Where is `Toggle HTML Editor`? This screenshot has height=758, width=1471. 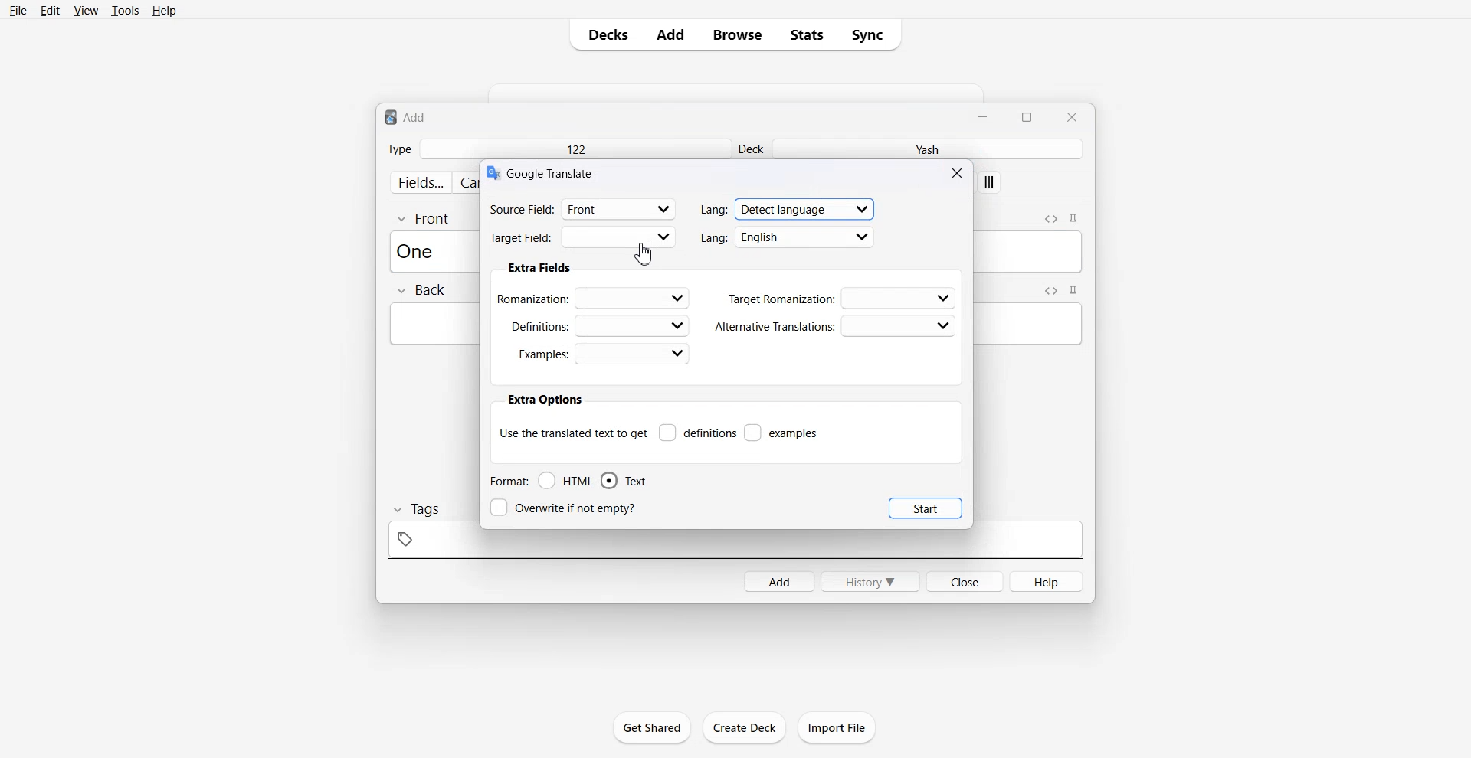 Toggle HTML Editor is located at coordinates (1048, 290).